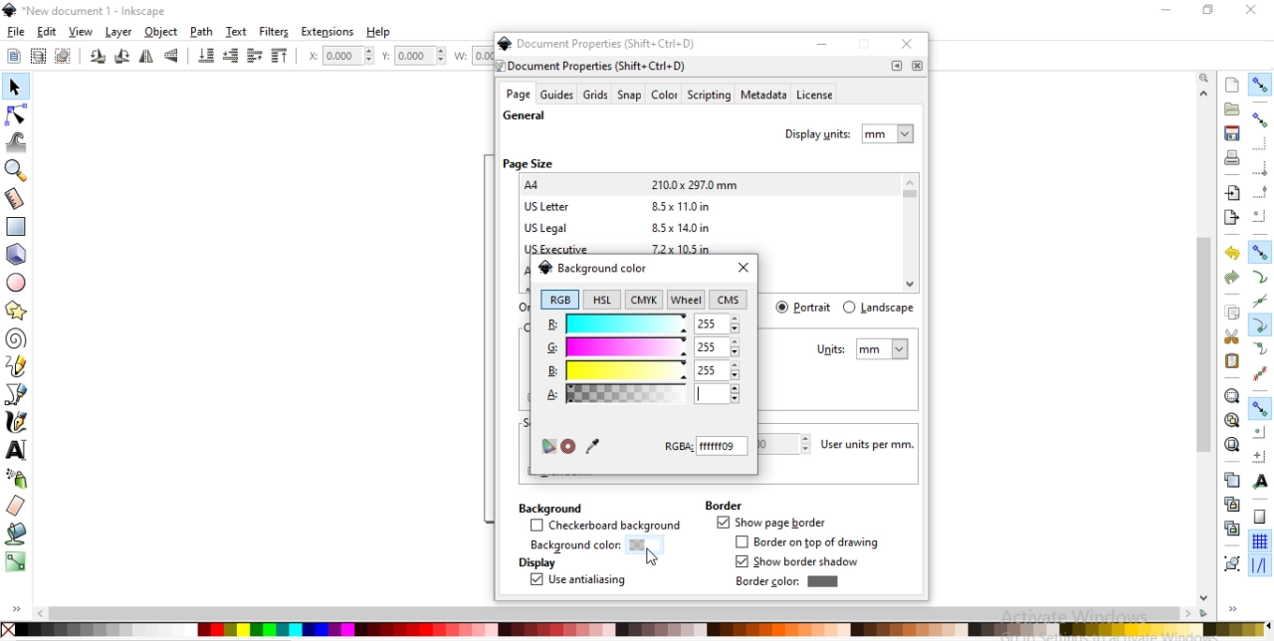 This screenshot has height=641, width=1274. I want to click on edit paths by nodes, so click(15, 117).